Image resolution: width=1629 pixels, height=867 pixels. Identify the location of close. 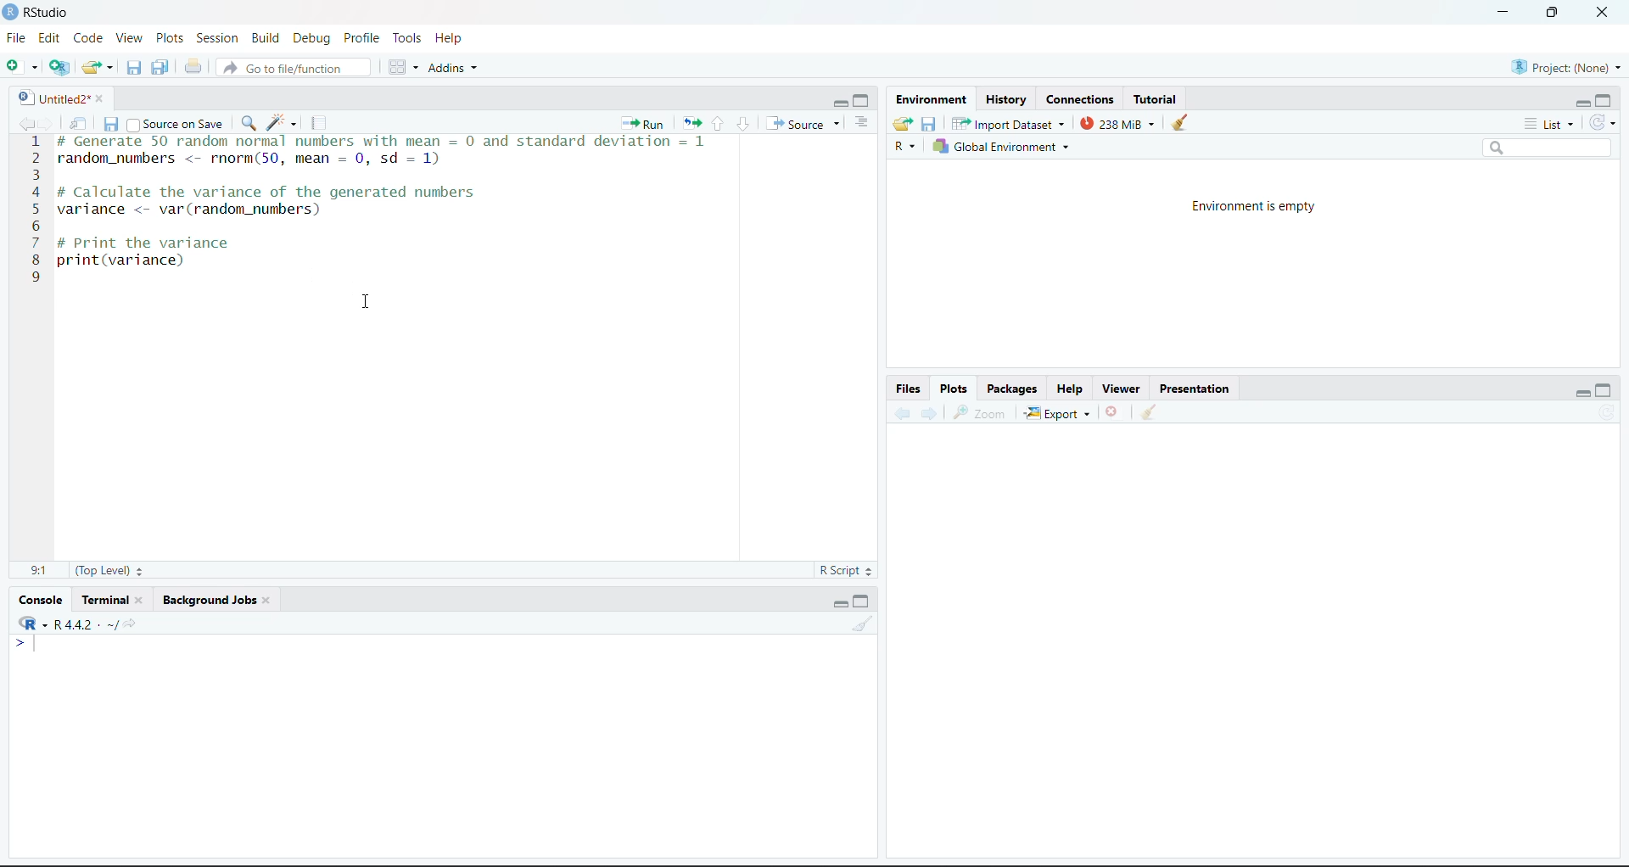
(144, 600).